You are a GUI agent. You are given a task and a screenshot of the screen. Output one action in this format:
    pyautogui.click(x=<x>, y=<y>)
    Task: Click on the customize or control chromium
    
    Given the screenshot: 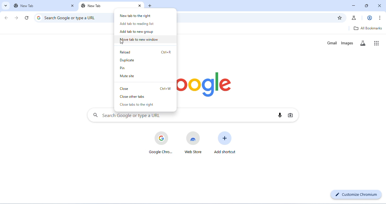 What is the action you would take?
    pyautogui.click(x=380, y=18)
    